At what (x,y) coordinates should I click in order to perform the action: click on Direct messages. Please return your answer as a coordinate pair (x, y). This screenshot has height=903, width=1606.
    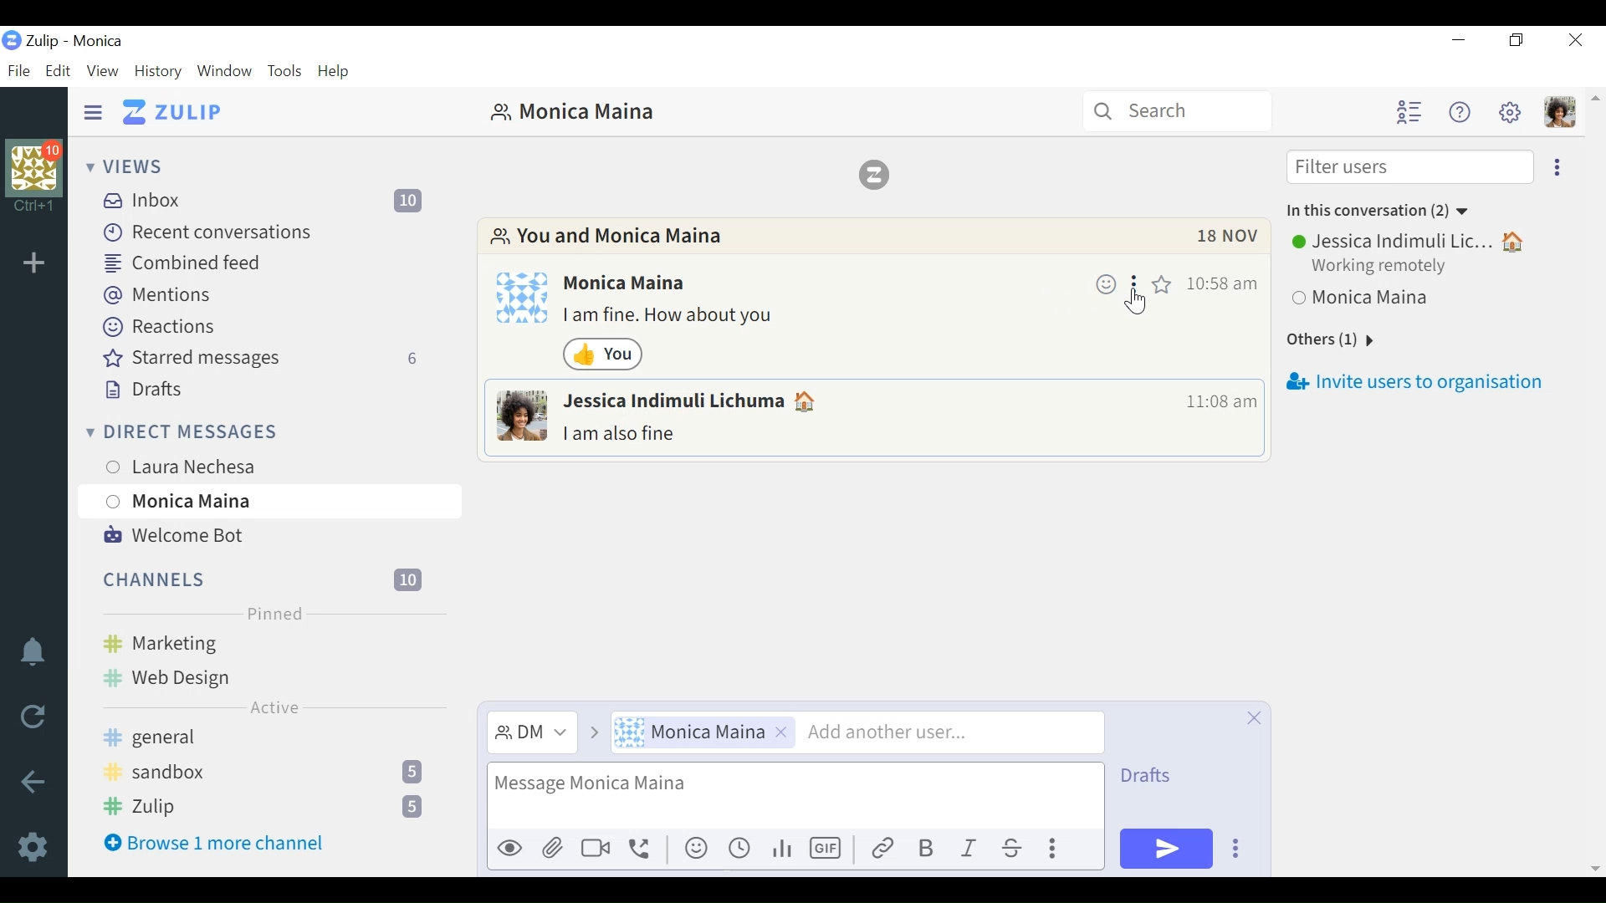
    Looking at the image, I should click on (222, 431).